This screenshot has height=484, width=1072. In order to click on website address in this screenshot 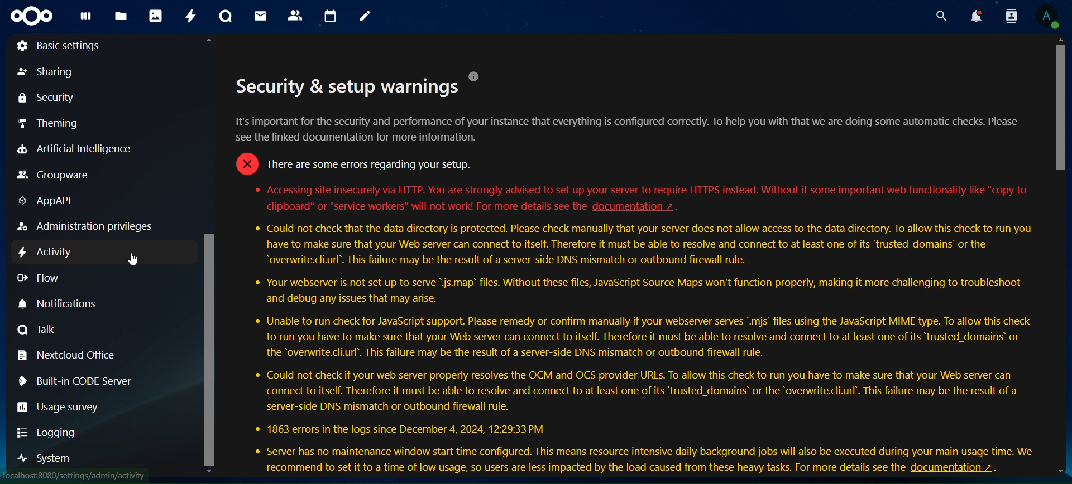, I will do `click(74, 475)`.